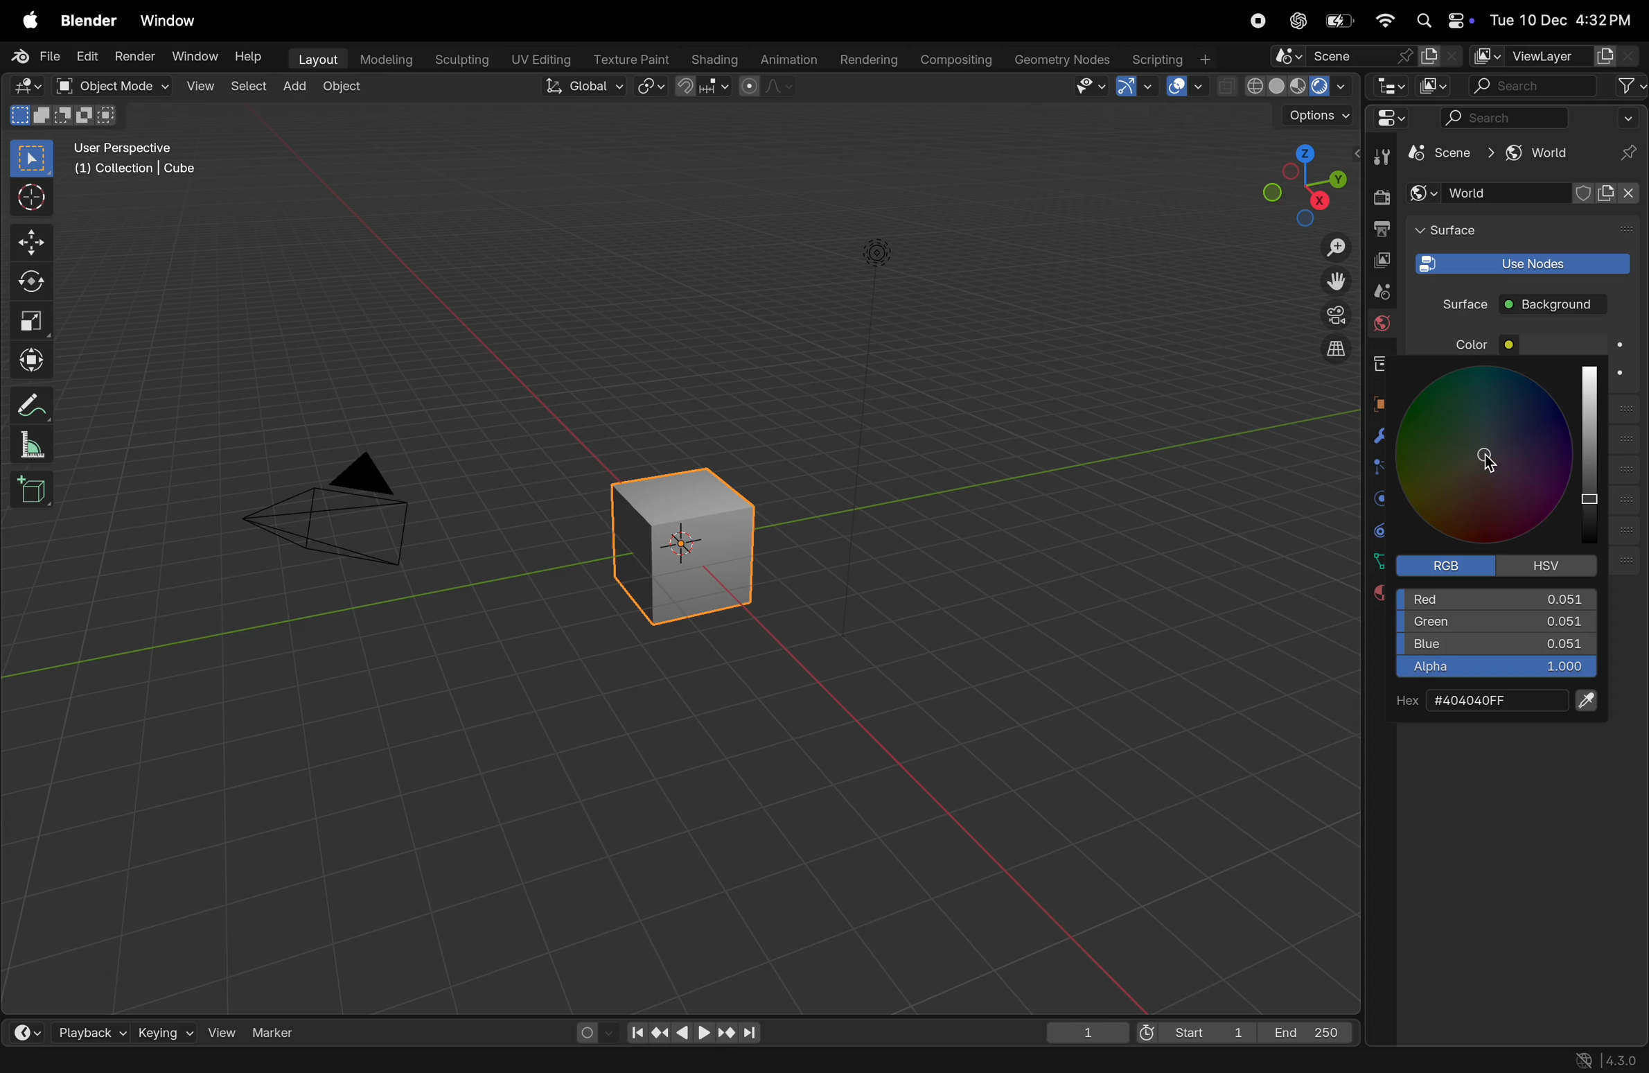 The height and width of the screenshot is (1073, 1649). Describe the element at coordinates (248, 53) in the screenshot. I see `Help` at that location.